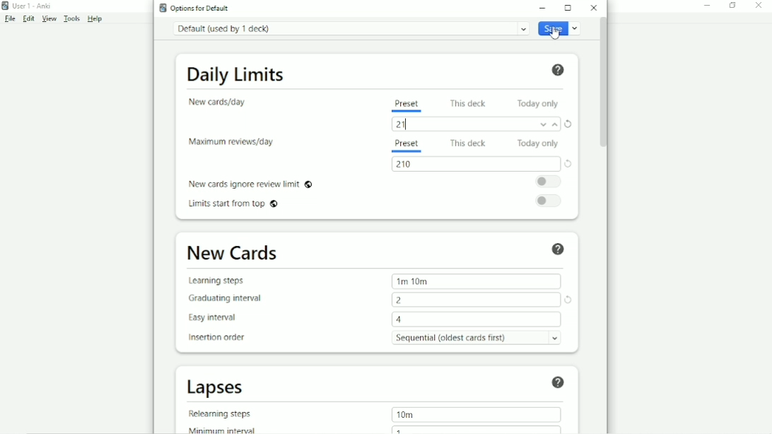 The height and width of the screenshot is (434, 772). I want to click on Vertical scrollbar, so click(606, 84).